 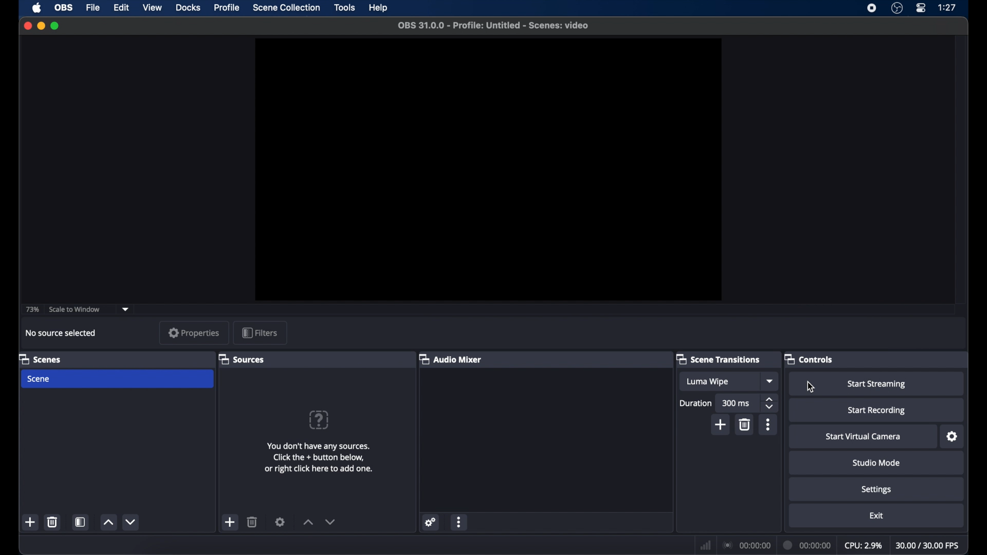 I want to click on decrement, so click(x=133, y=522).